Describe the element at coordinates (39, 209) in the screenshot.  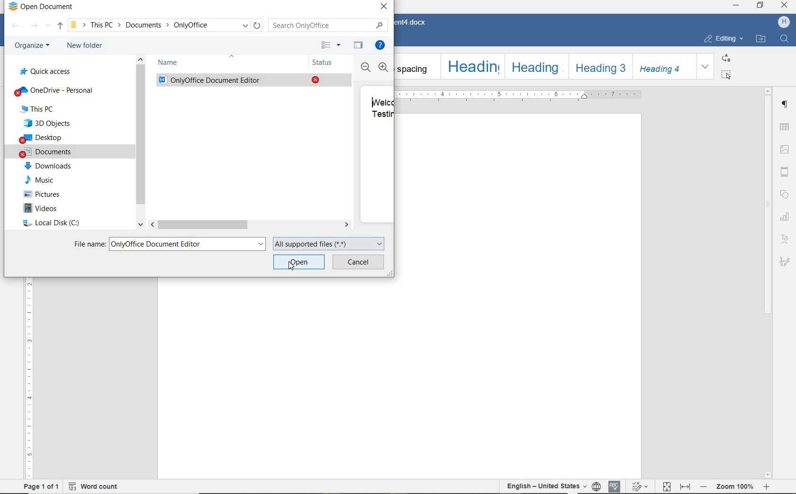
I see `videos` at that location.